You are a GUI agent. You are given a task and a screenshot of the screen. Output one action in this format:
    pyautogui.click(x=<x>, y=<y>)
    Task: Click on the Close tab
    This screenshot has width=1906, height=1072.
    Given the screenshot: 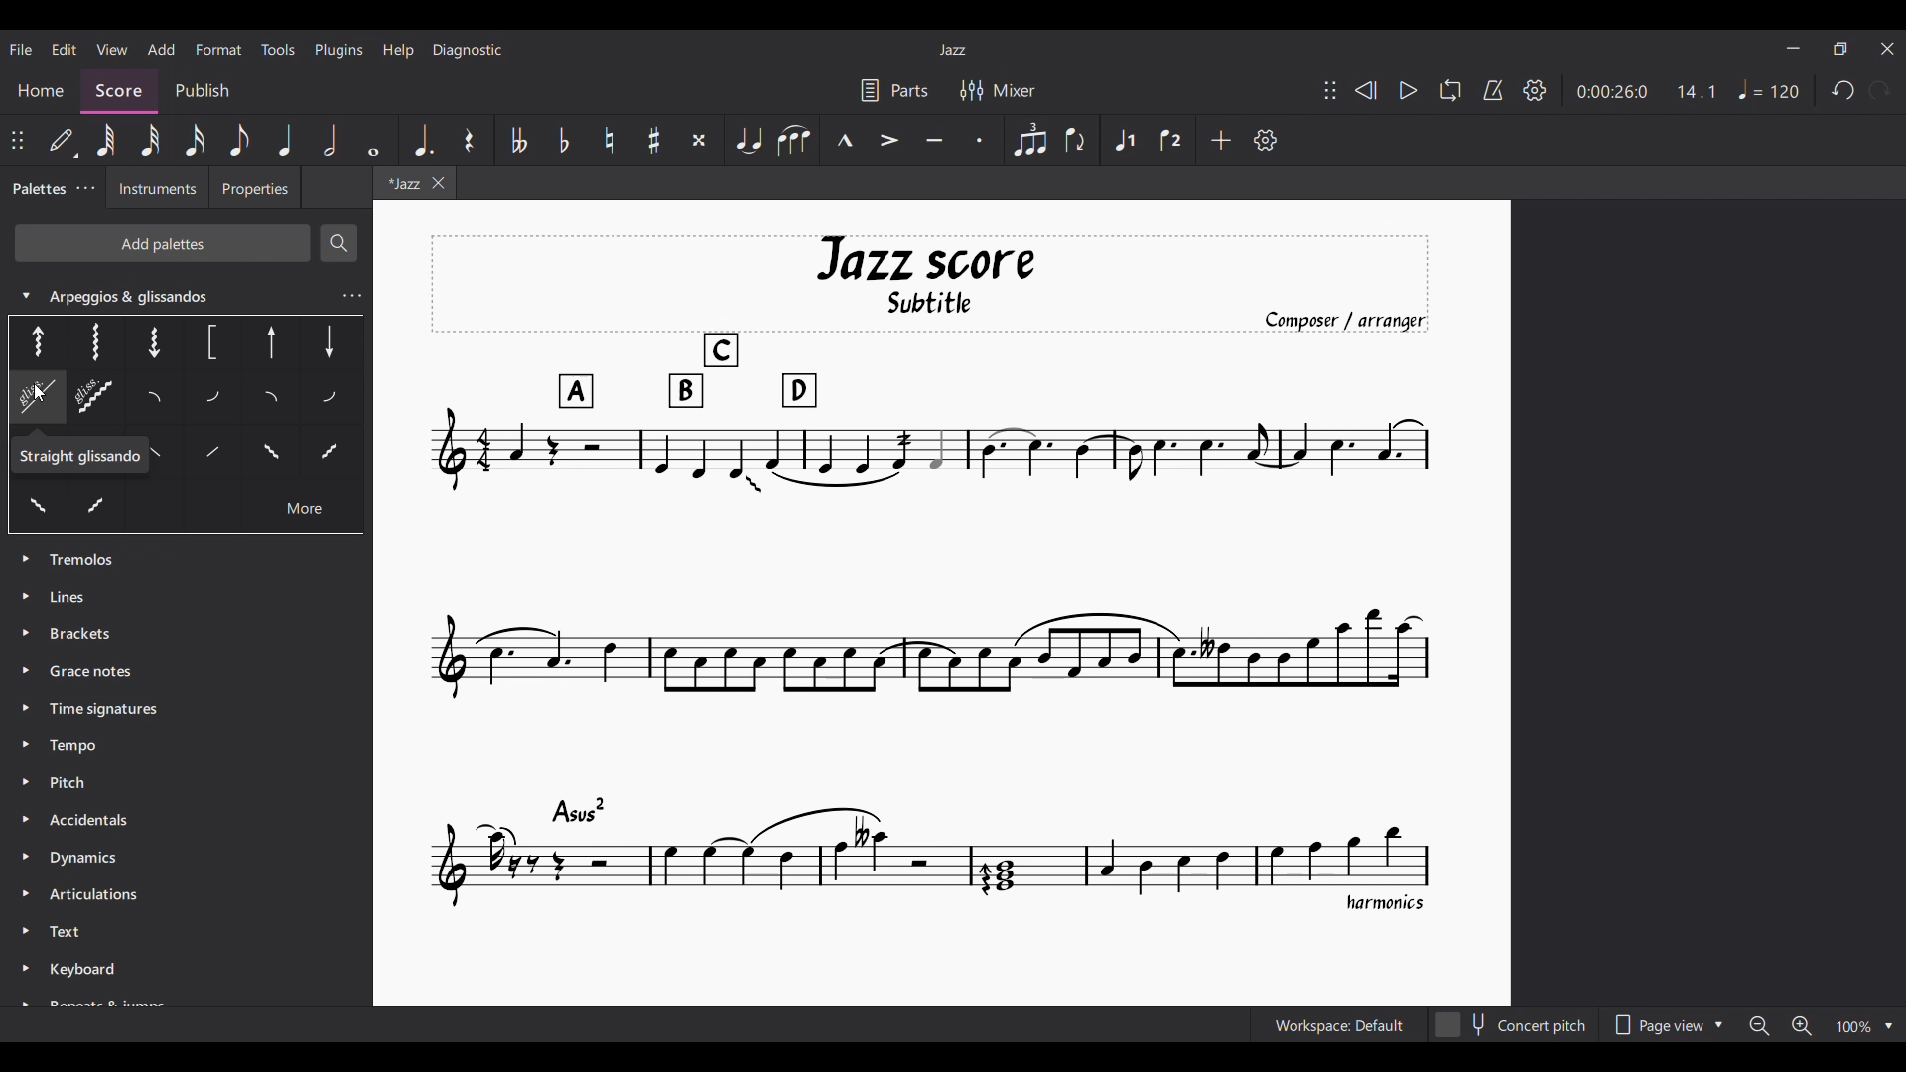 What is the action you would take?
    pyautogui.click(x=438, y=183)
    